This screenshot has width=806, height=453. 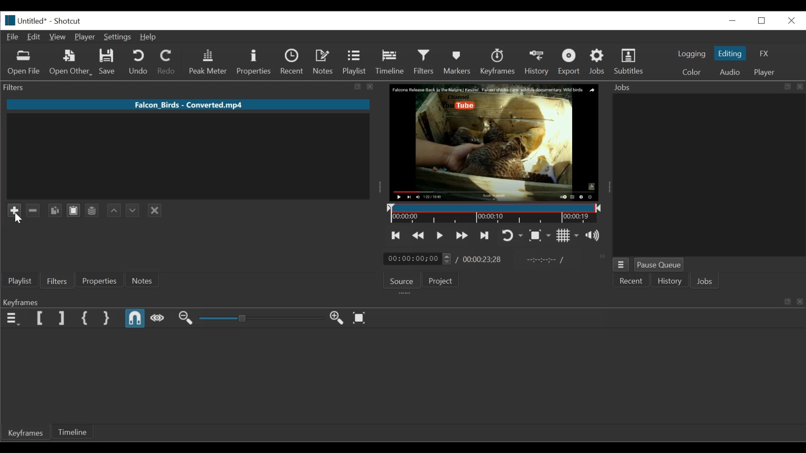 What do you see at coordinates (208, 62) in the screenshot?
I see `Peak Meter` at bounding box center [208, 62].